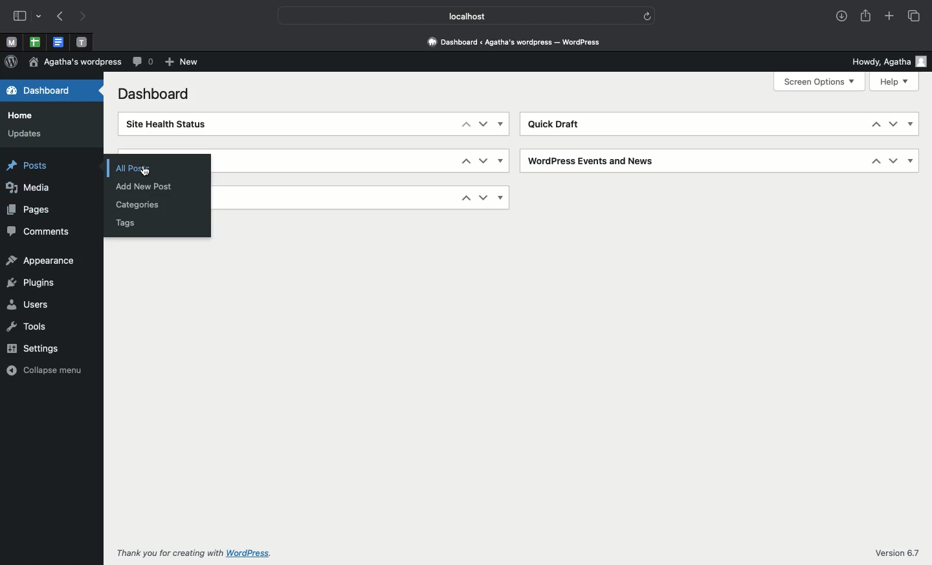 The image size is (932, 565). I want to click on Tabs, so click(916, 16).